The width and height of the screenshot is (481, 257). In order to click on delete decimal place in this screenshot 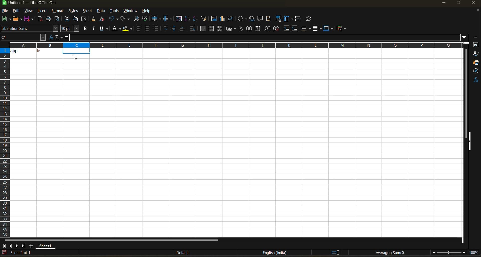, I will do `click(276, 29)`.